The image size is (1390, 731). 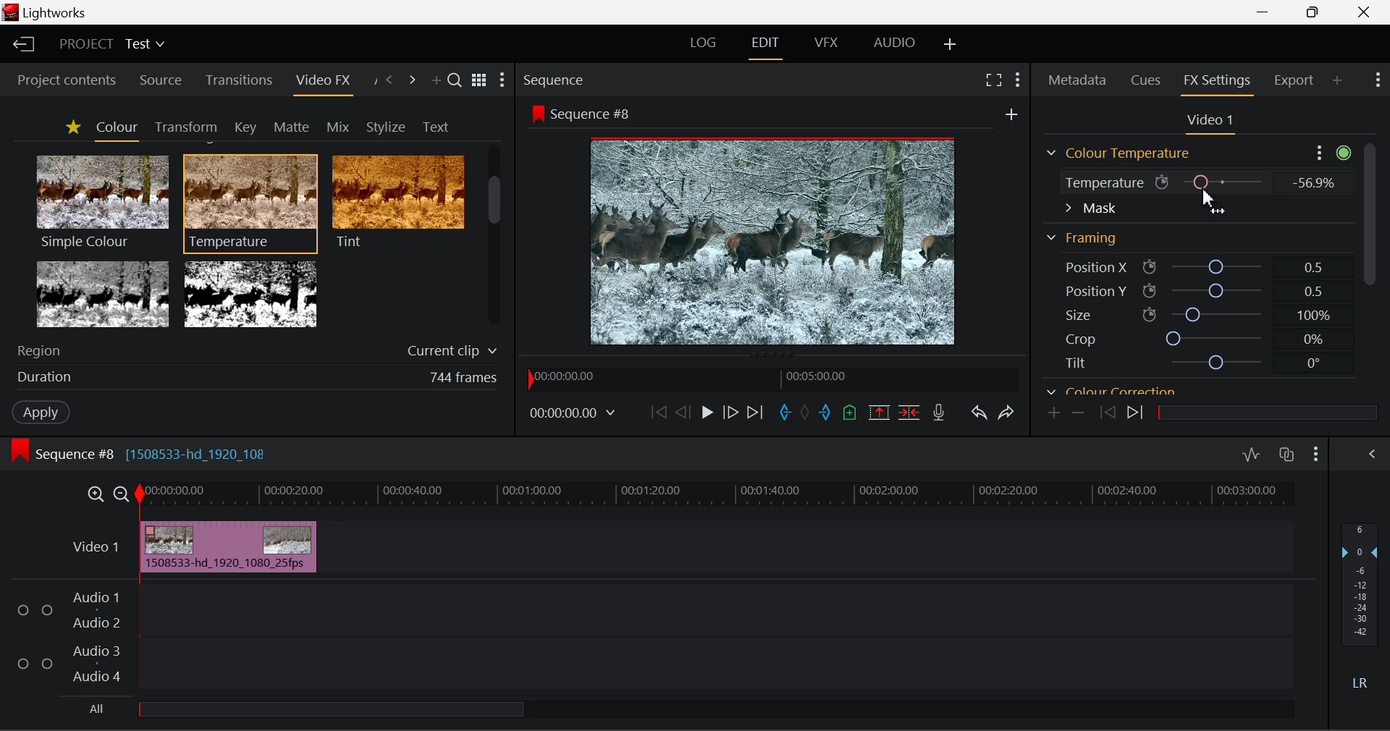 I want to click on Audio 4, so click(x=93, y=674).